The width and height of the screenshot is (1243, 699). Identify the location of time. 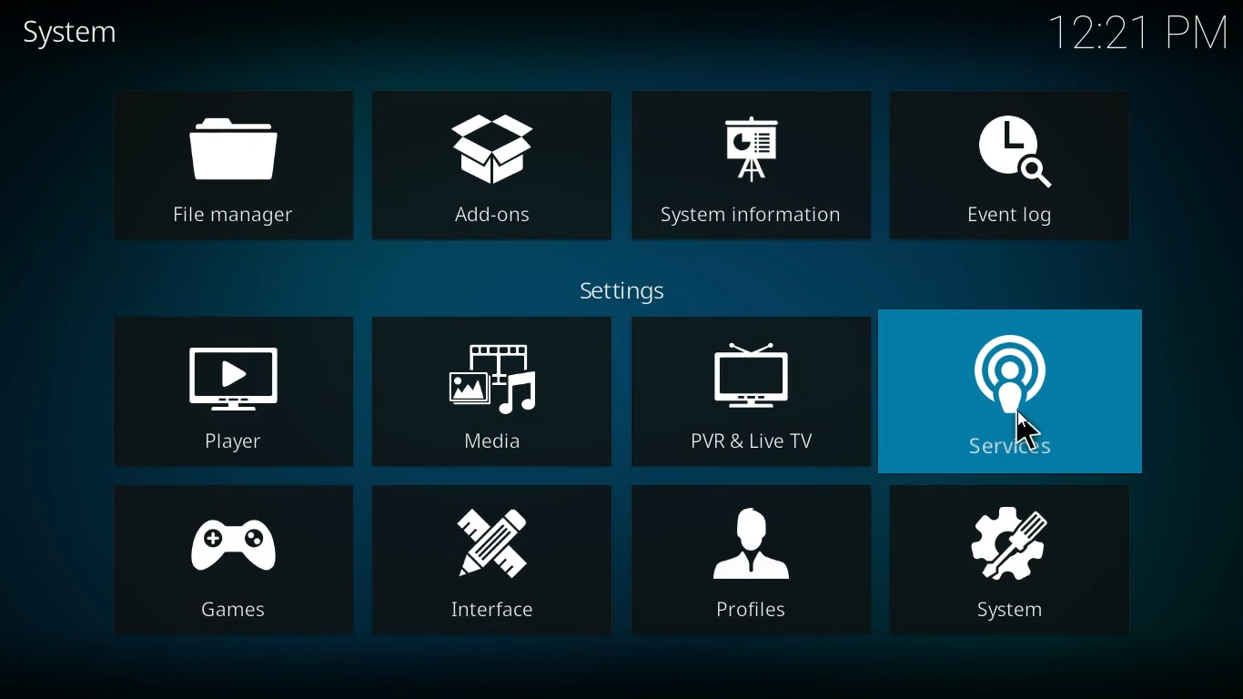
(1140, 33).